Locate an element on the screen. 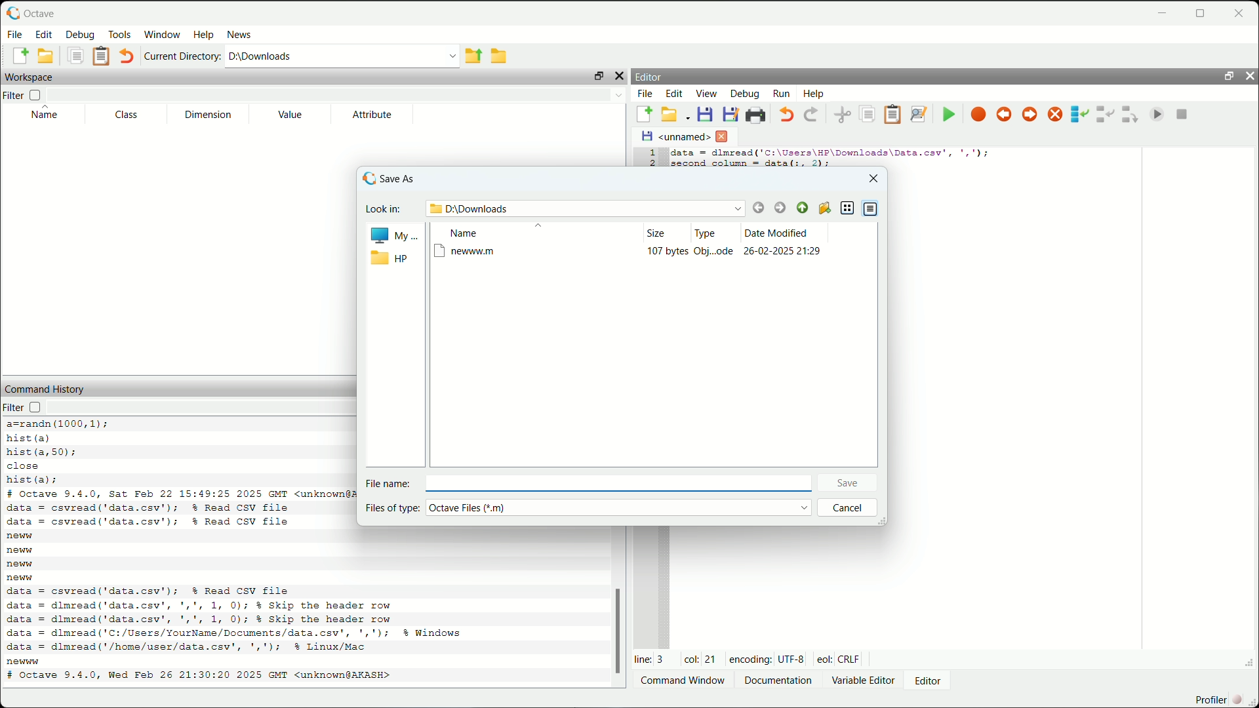 The image size is (1259, 708). create new folder is located at coordinates (824, 206).